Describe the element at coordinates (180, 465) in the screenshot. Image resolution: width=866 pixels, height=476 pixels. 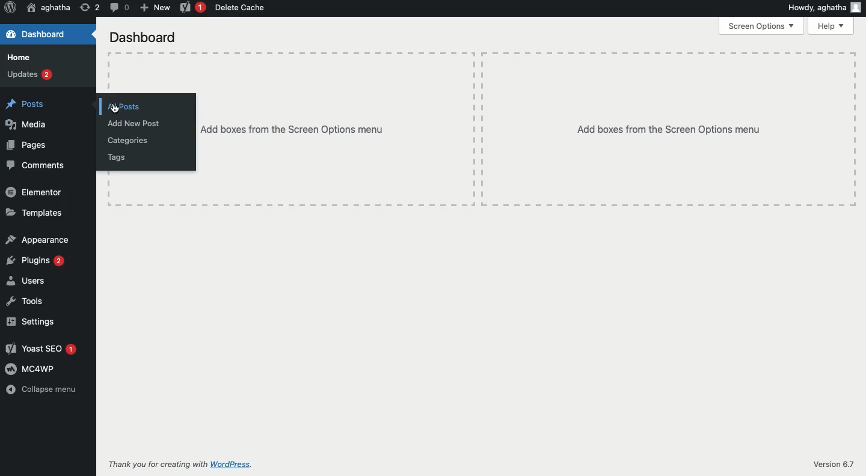
I see `Thank you for creating with WordPress` at that location.